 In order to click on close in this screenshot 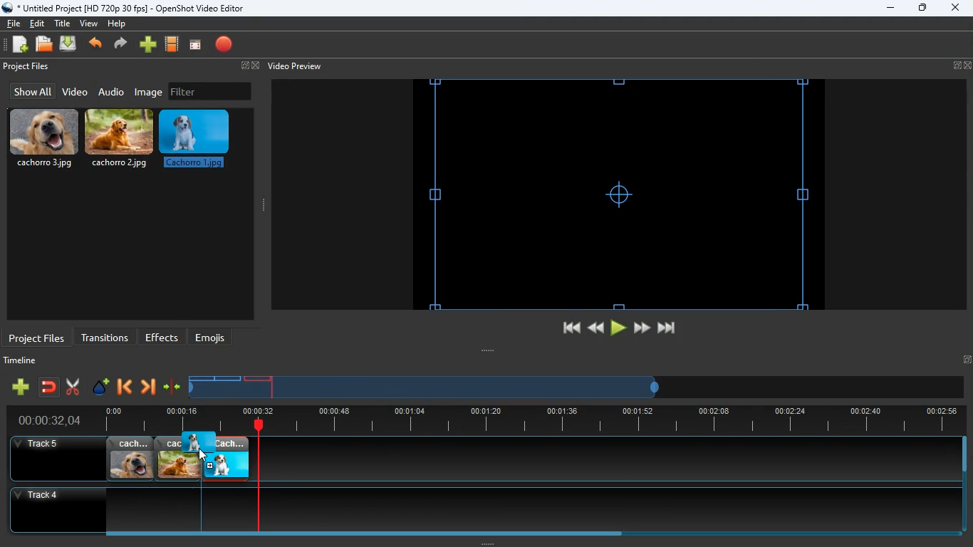, I will do `click(954, 9)`.